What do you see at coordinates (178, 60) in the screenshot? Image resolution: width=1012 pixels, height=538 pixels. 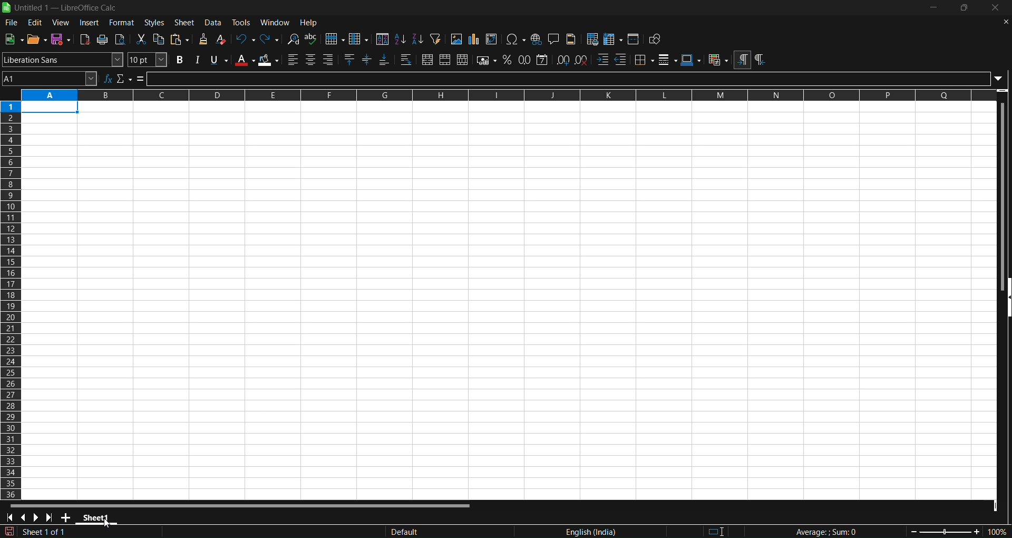 I see `bold` at bounding box center [178, 60].